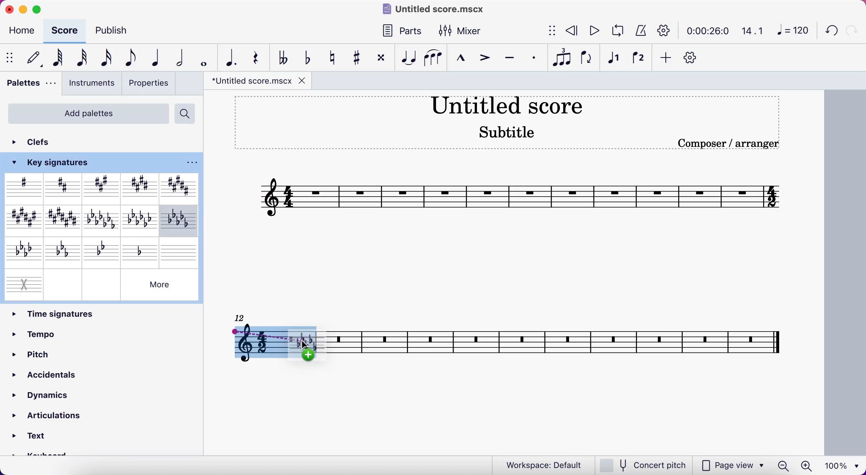 The width and height of the screenshot is (866, 475). What do you see at coordinates (285, 57) in the screenshot?
I see `toggle double flat` at bounding box center [285, 57].